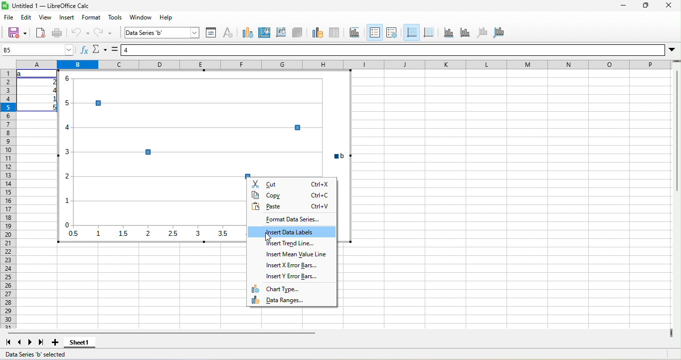 This screenshot has height=360, width=681. I want to click on Software logo, so click(5, 5).